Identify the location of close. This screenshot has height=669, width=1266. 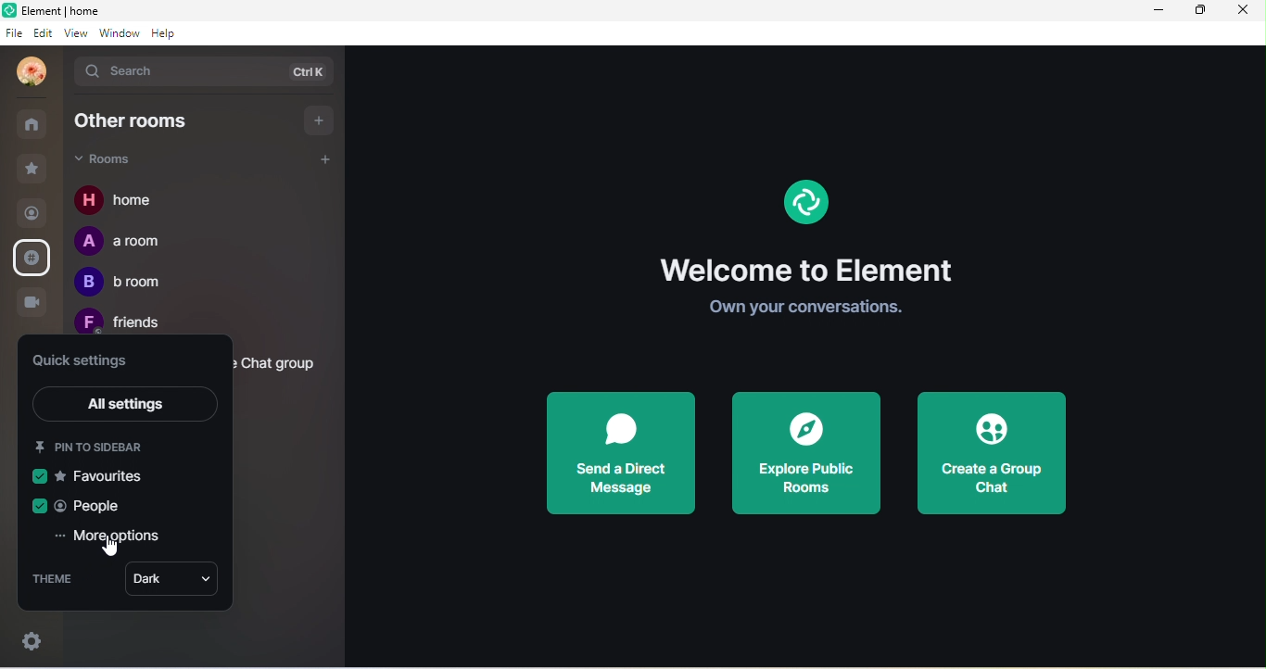
(1246, 12).